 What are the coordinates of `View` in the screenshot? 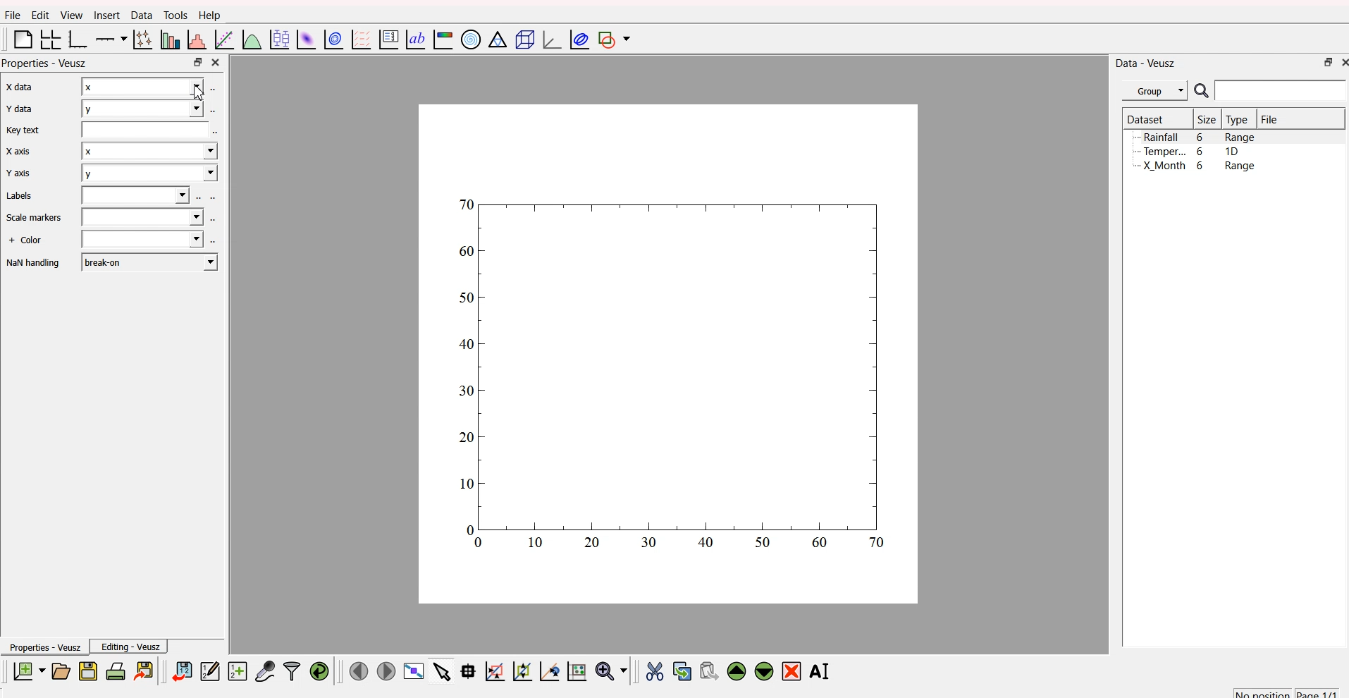 It's located at (68, 16).